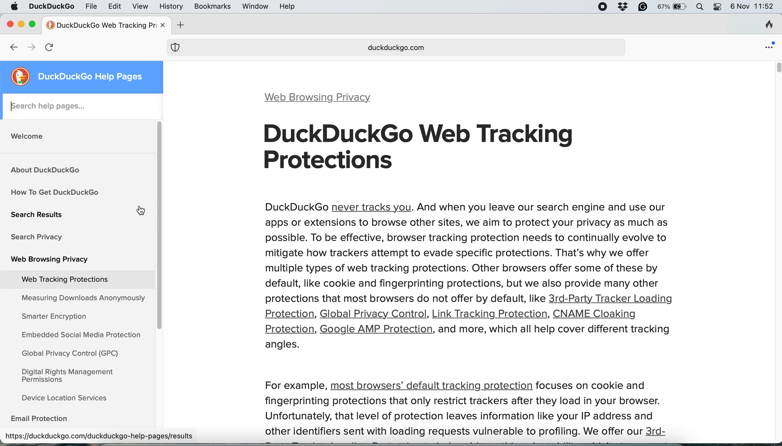 The image size is (782, 446). What do you see at coordinates (674, 7) in the screenshot?
I see `battery` at bounding box center [674, 7].